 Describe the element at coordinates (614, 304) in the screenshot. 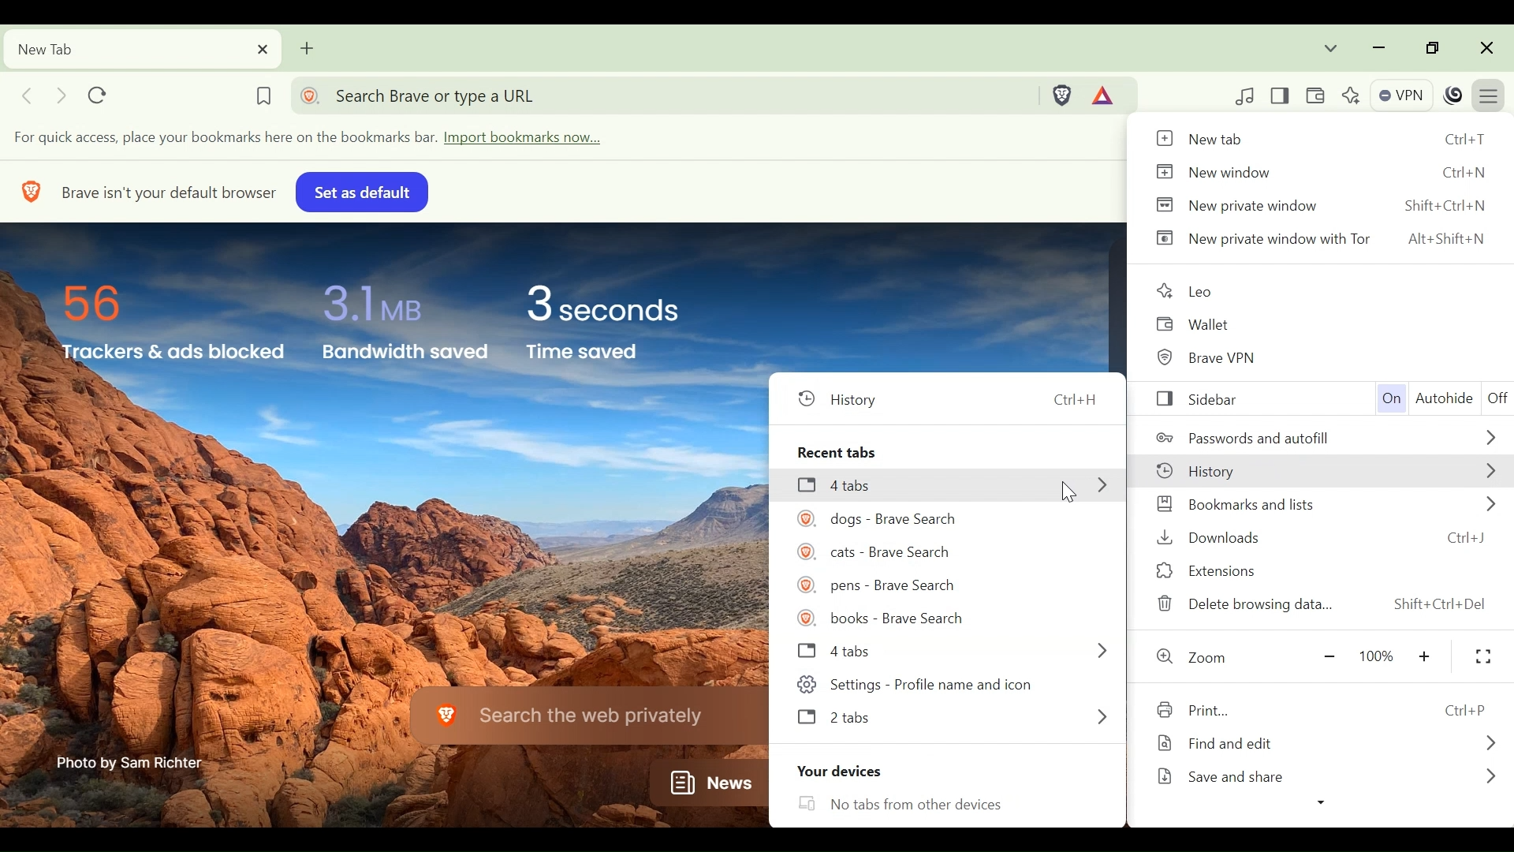

I see `3 seconds` at that location.